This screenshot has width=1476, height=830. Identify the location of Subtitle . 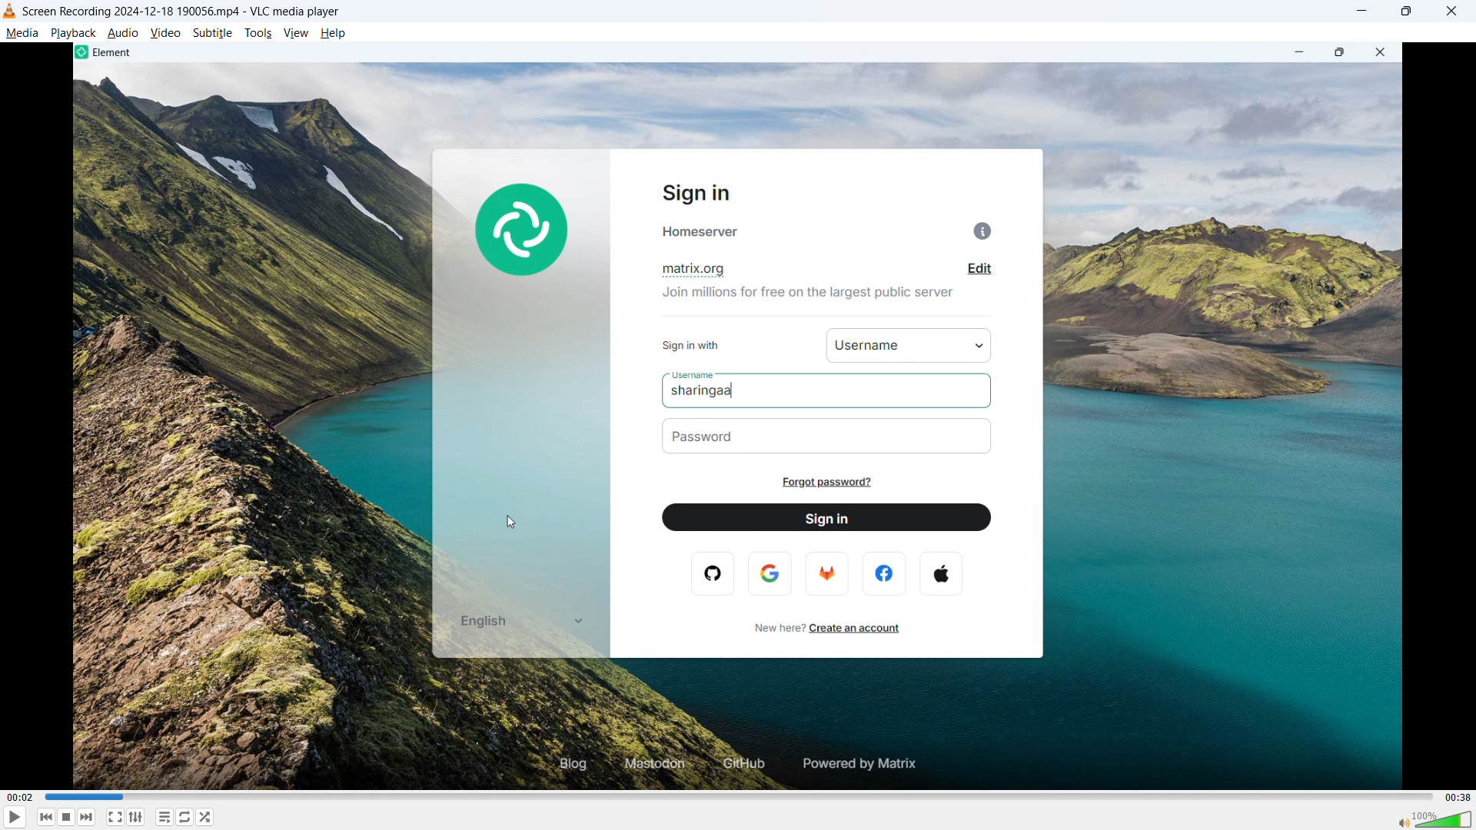
(213, 33).